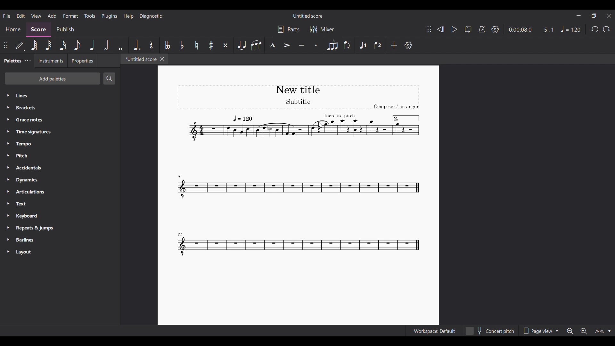 The width and height of the screenshot is (615, 346). What do you see at coordinates (540, 331) in the screenshot?
I see `Page view options` at bounding box center [540, 331].